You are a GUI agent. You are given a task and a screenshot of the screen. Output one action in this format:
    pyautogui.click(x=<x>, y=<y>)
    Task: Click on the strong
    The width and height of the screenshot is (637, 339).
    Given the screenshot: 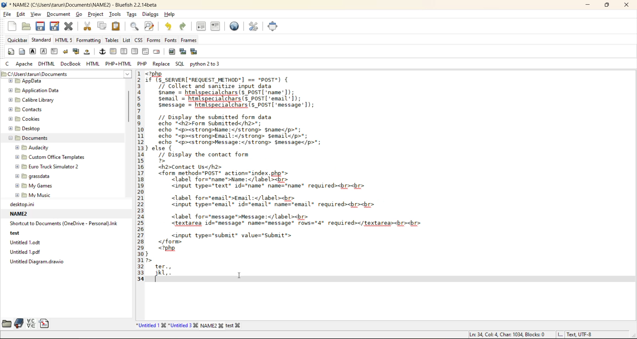 What is the action you would take?
    pyautogui.click(x=34, y=52)
    